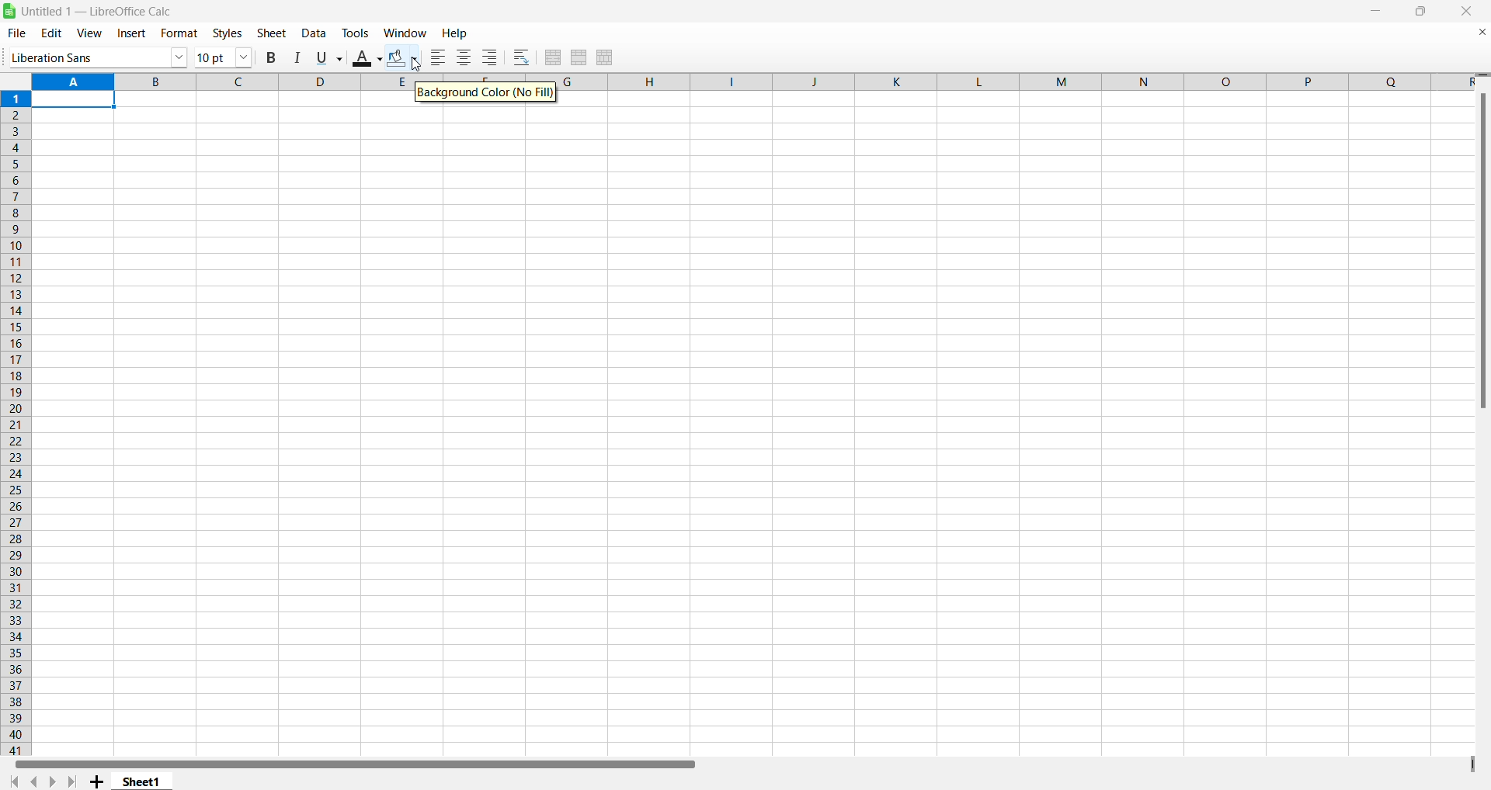 This screenshot has height=790, width=1491. Describe the element at coordinates (12, 12) in the screenshot. I see `logo` at that location.